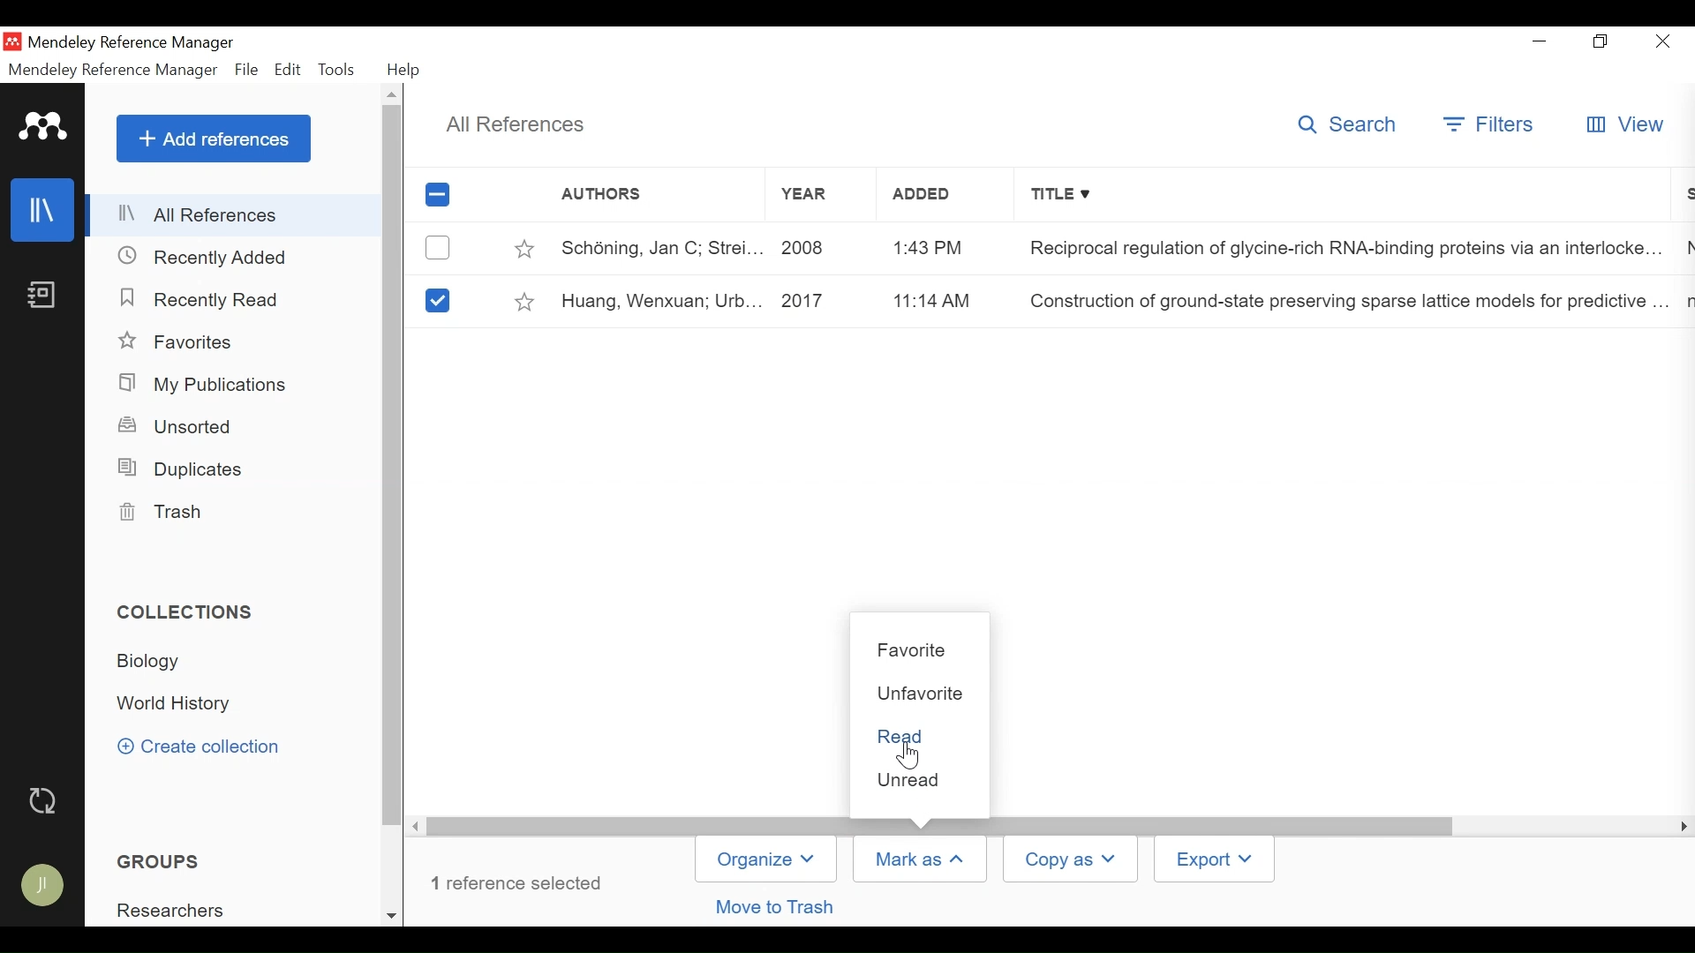  I want to click on Toggle Favorites, so click(521, 250).